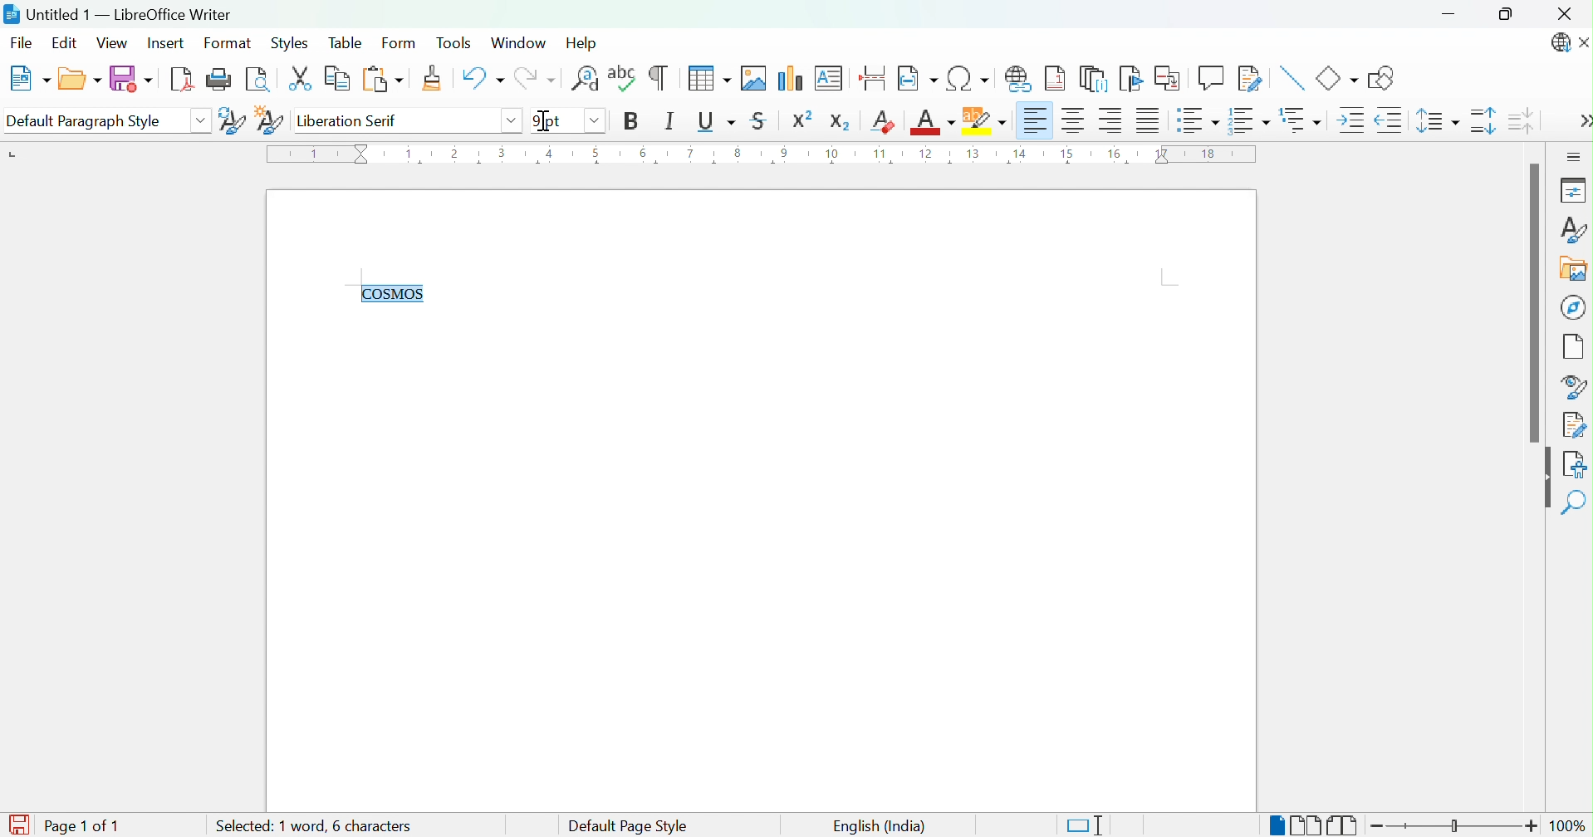 The width and height of the screenshot is (1593, 837). Describe the element at coordinates (871, 74) in the screenshot. I see `Insert Page Break` at that location.